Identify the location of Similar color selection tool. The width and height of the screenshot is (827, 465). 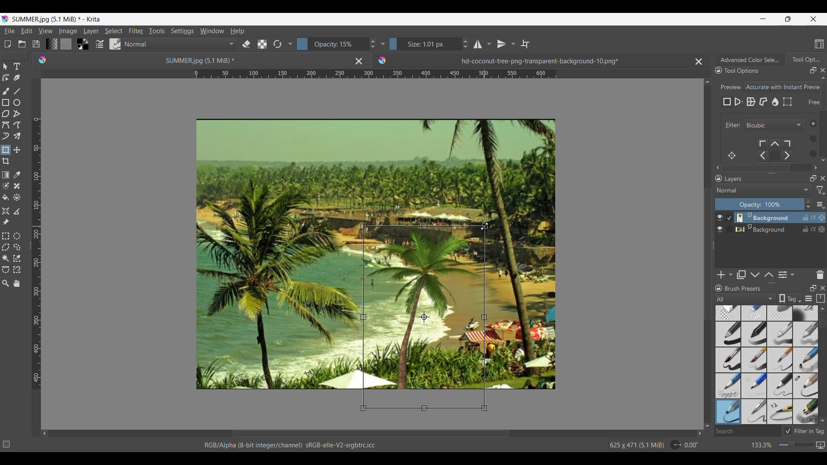
(17, 258).